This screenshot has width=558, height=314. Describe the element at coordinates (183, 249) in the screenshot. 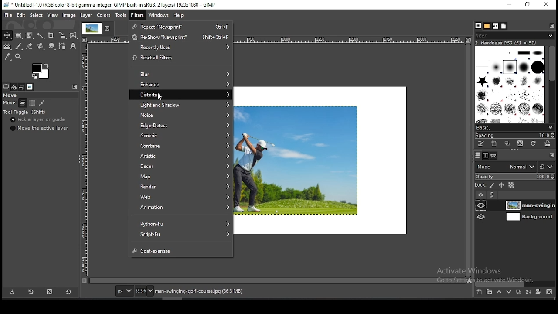

I see `goat exercise` at that location.